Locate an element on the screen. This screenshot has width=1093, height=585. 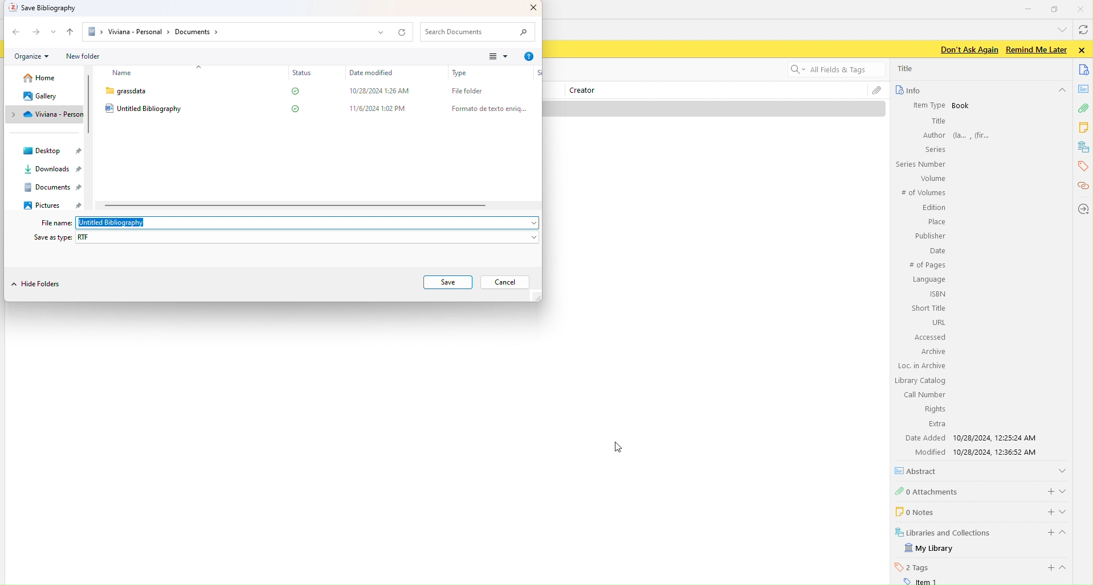
Organize is located at coordinates (30, 56).